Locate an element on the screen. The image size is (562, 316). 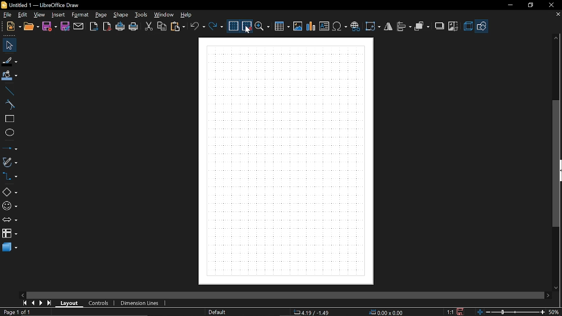
curves and polygons is located at coordinates (10, 162).